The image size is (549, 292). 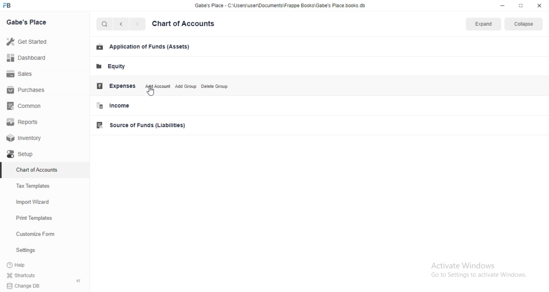 What do you see at coordinates (477, 273) in the screenshot?
I see `Activate Windows
Go to Settings to activate Windows.` at bounding box center [477, 273].